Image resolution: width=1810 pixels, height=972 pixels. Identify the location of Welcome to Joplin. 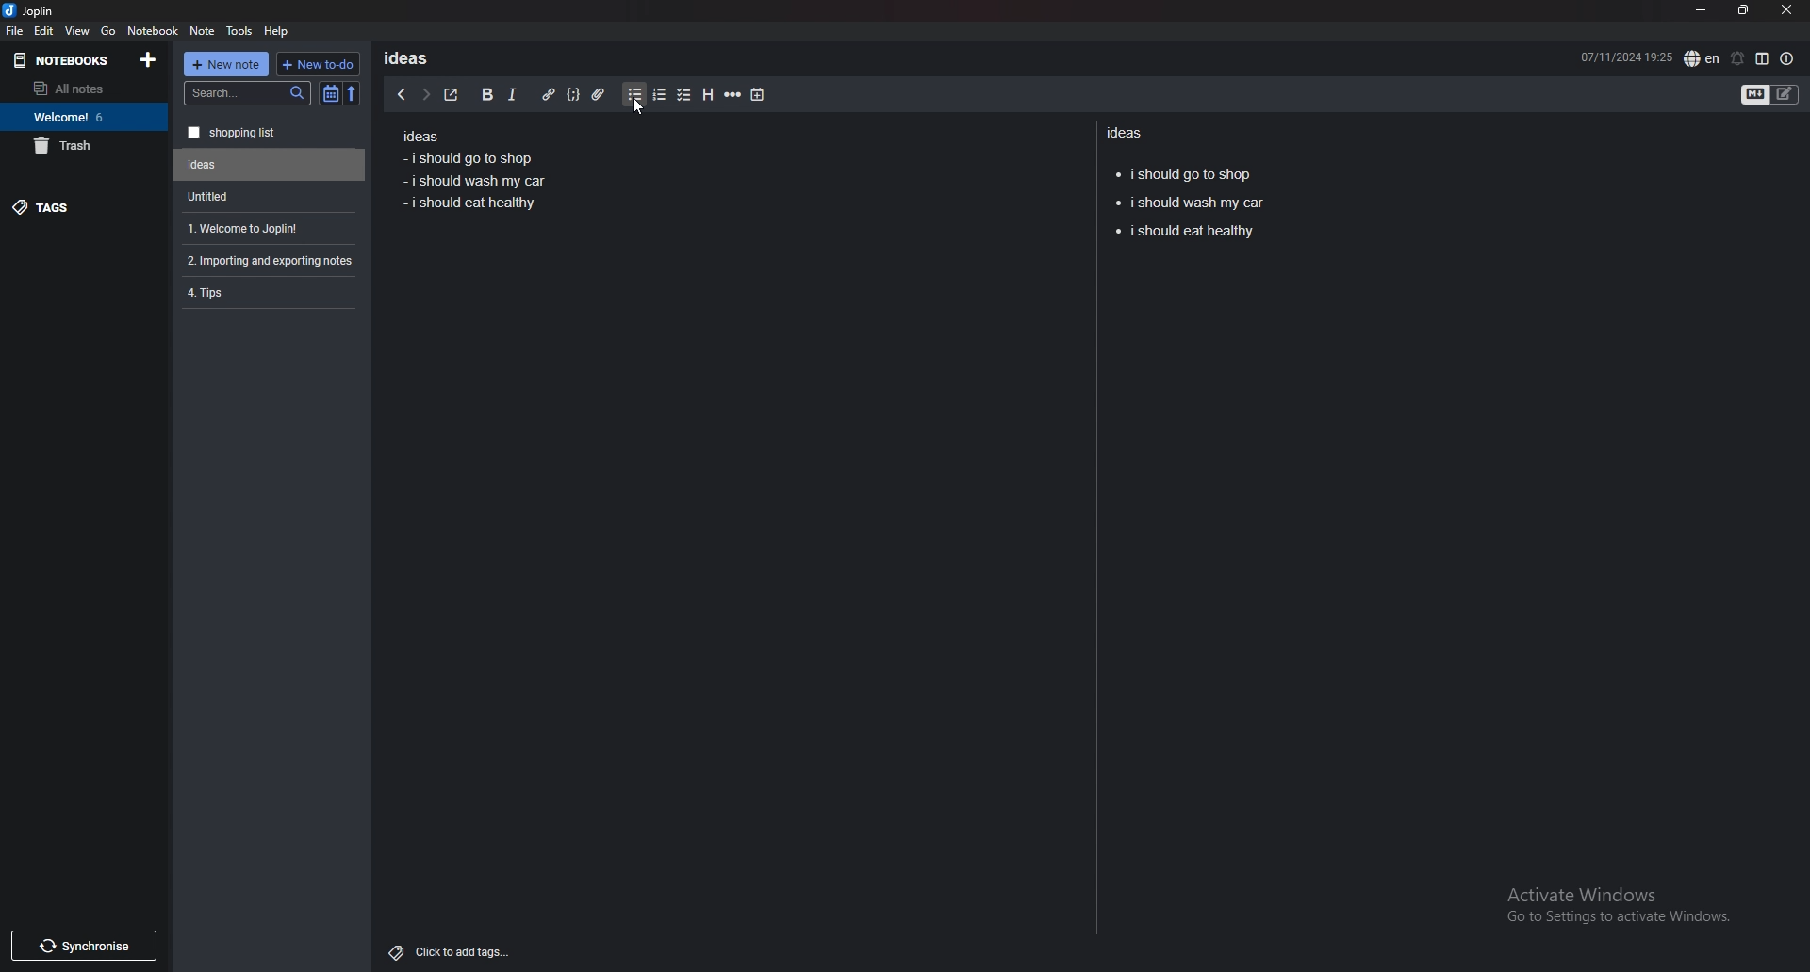
(266, 228).